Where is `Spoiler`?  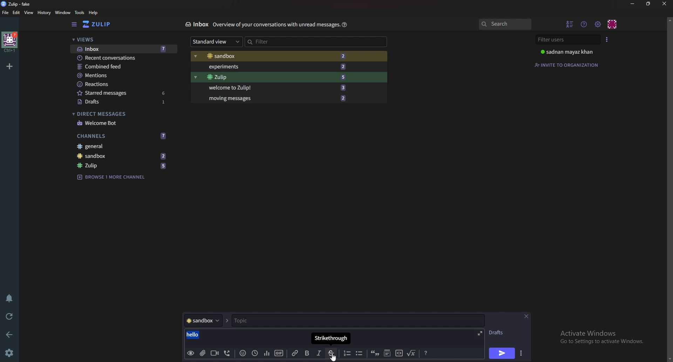
Spoiler is located at coordinates (388, 354).